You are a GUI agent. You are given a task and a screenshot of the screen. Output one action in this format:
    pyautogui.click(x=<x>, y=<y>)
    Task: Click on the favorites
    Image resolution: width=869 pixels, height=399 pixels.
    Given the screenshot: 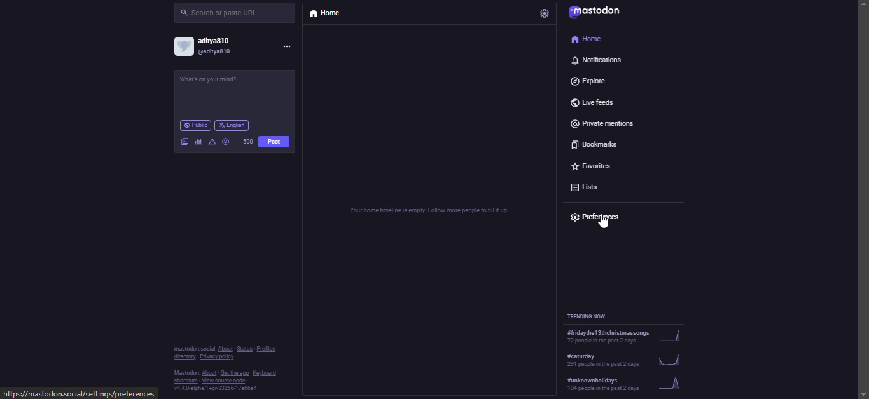 What is the action you would take?
    pyautogui.click(x=594, y=164)
    